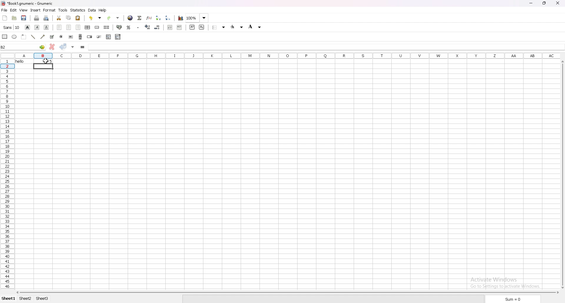 Image resolution: width=565 pixels, height=303 pixels. Describe the element at coordinates (103, 10) in the screenshot. I see `help` at that location.